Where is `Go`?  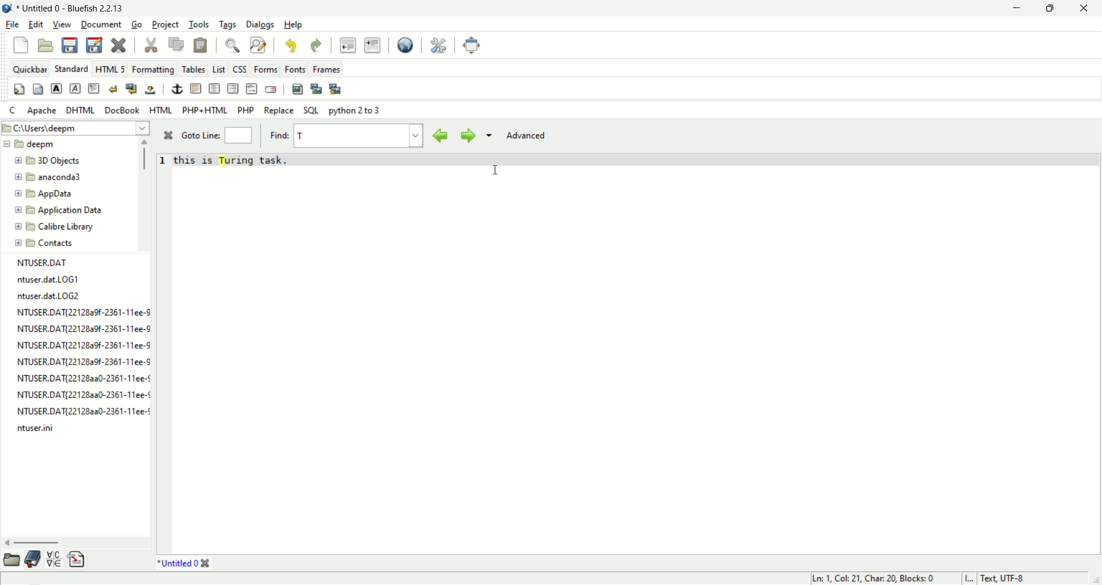
Go is located at coordinates (139, 25).